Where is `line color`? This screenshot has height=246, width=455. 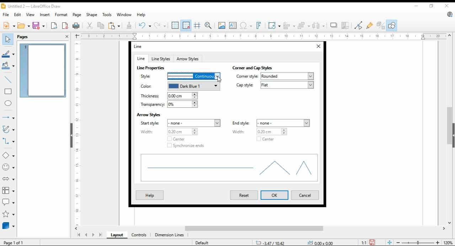 line color is located at coordinates (8, 53).